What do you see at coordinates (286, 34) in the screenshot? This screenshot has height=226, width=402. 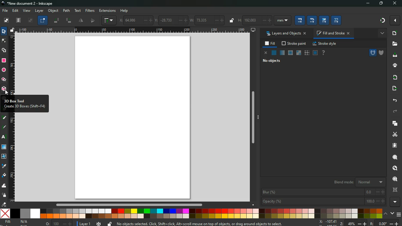 I see `layers and objects` at bounding box center [286, 34].